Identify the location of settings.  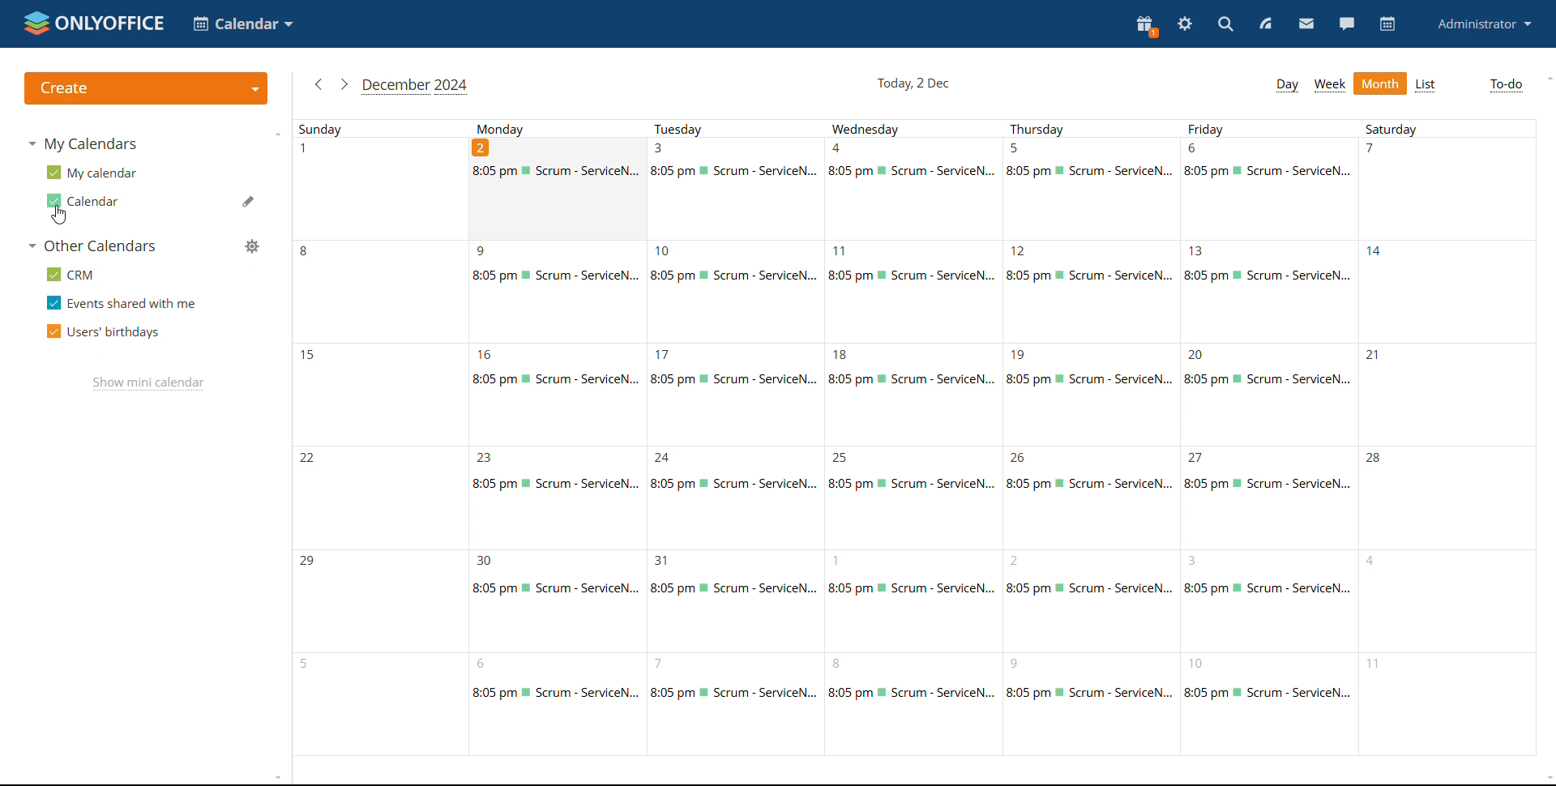
(1185, 24).